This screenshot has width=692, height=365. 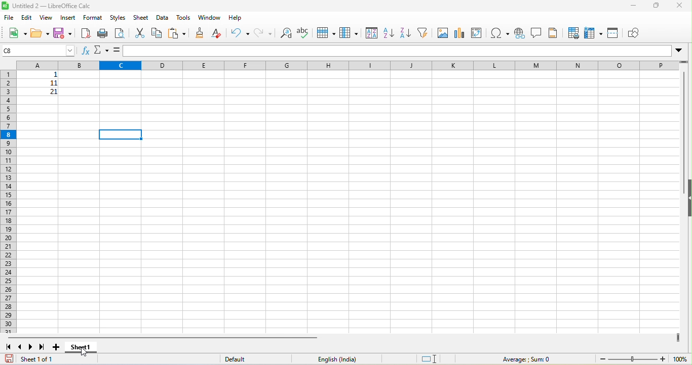 What do you see at coordinates (48, 6) in the screenshot?
I see `title` at bounding box center [48, 6].